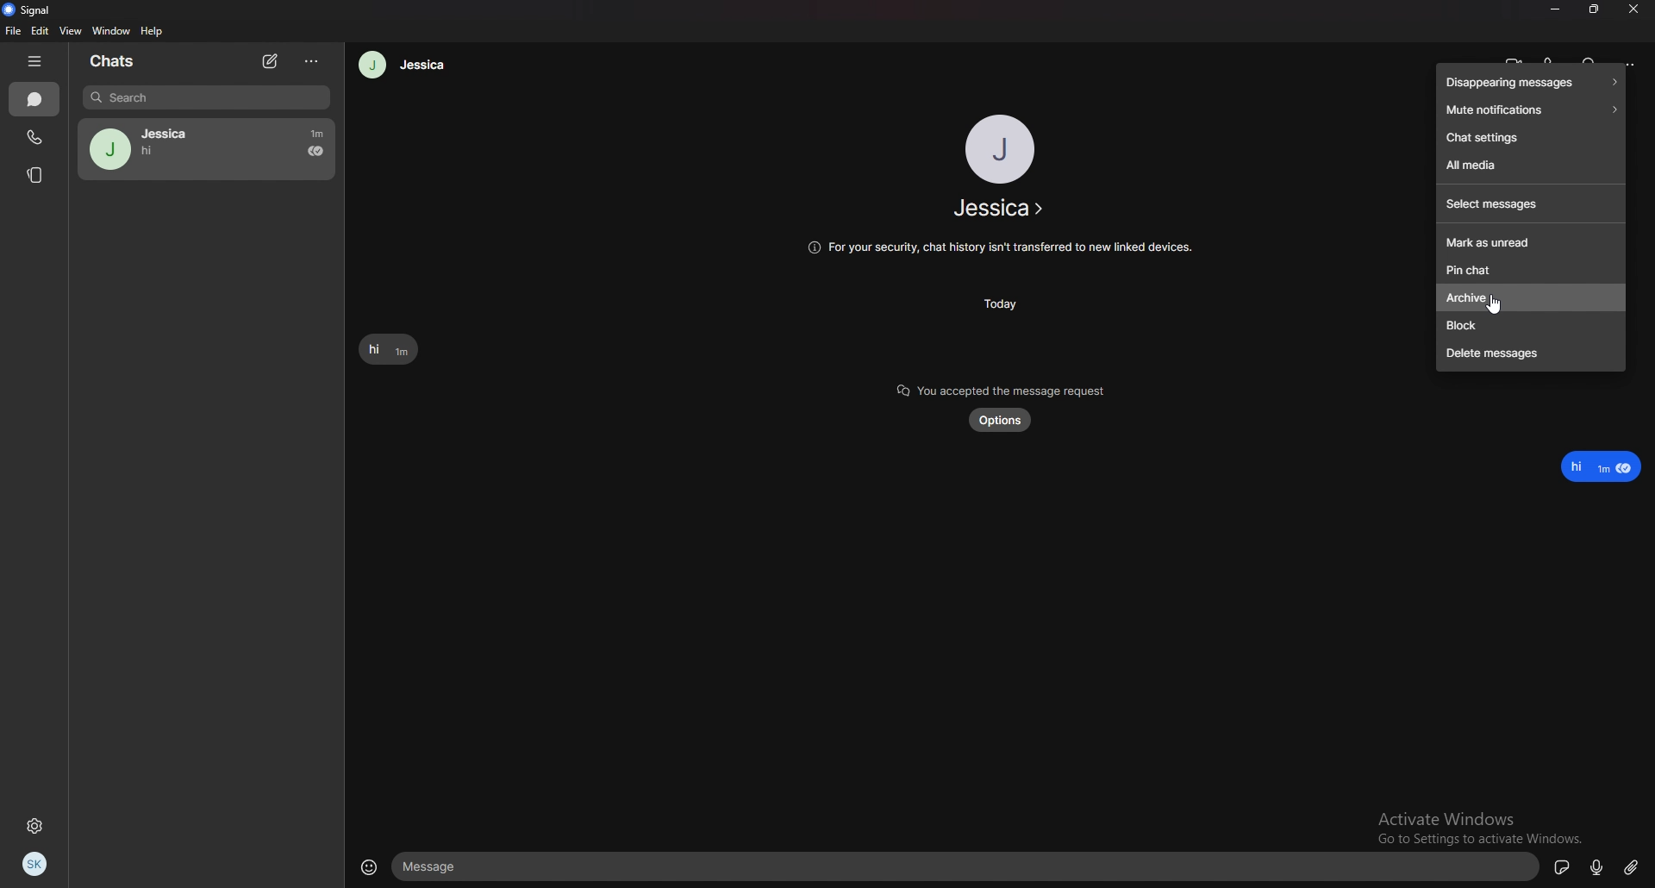  I want to click on help, so click(153, 32).